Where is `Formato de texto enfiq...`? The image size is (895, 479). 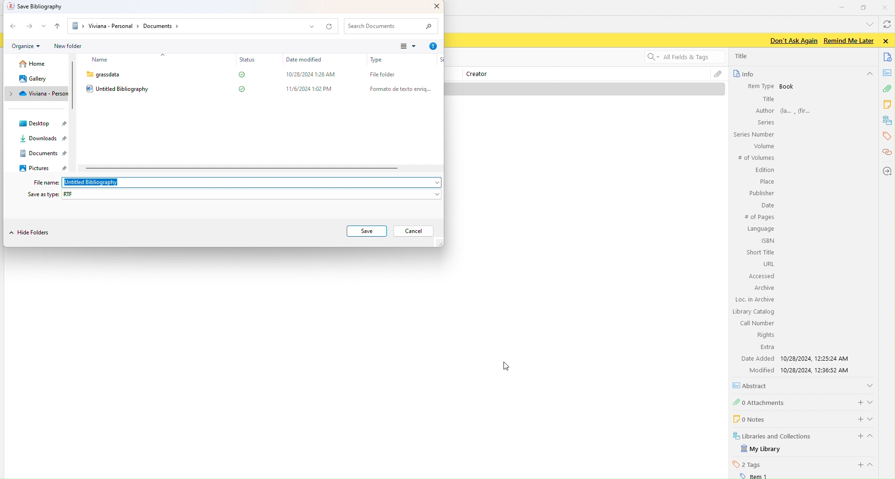 Formato de texto enfiq... is located at coordinates (398, 89).